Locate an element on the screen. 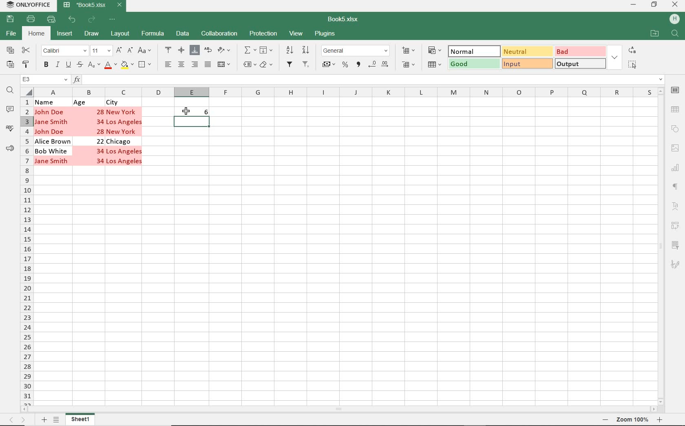 Image resolution: width=685 pixels, height=426 pixels. SLICER is located at coordinates (676, 245).